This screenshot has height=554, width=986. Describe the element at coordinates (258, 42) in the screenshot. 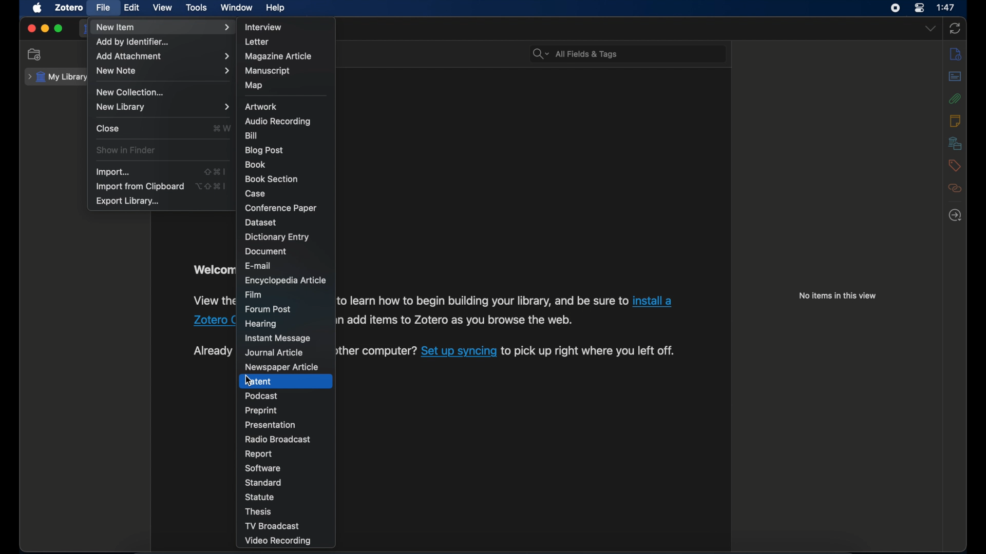

I see `letter` at that location.